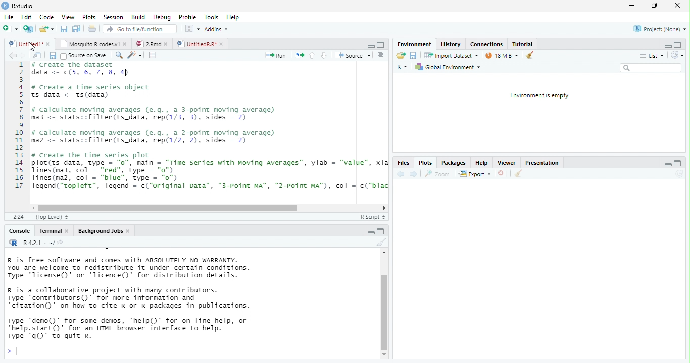 This screenshot has height=363, width=690. Describe the element at coordinates (195, 44) in the screenshot. I see `UntitiedR.R"` at that location.